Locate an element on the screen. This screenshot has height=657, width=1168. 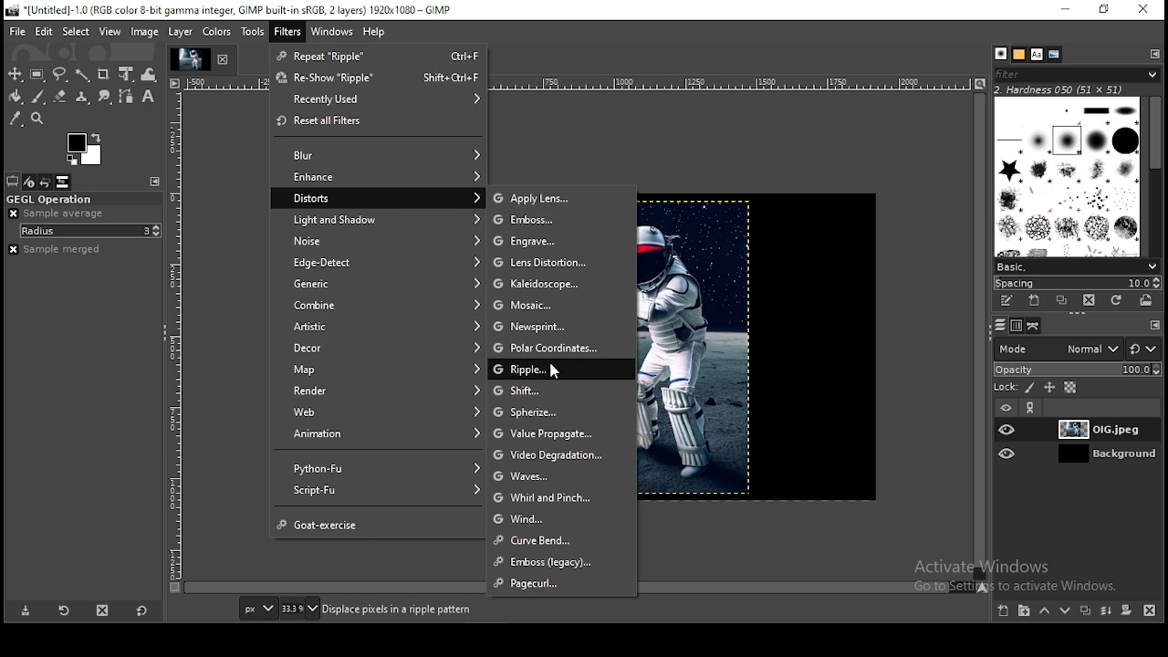
curve bend is located at coordinates (548, 540).